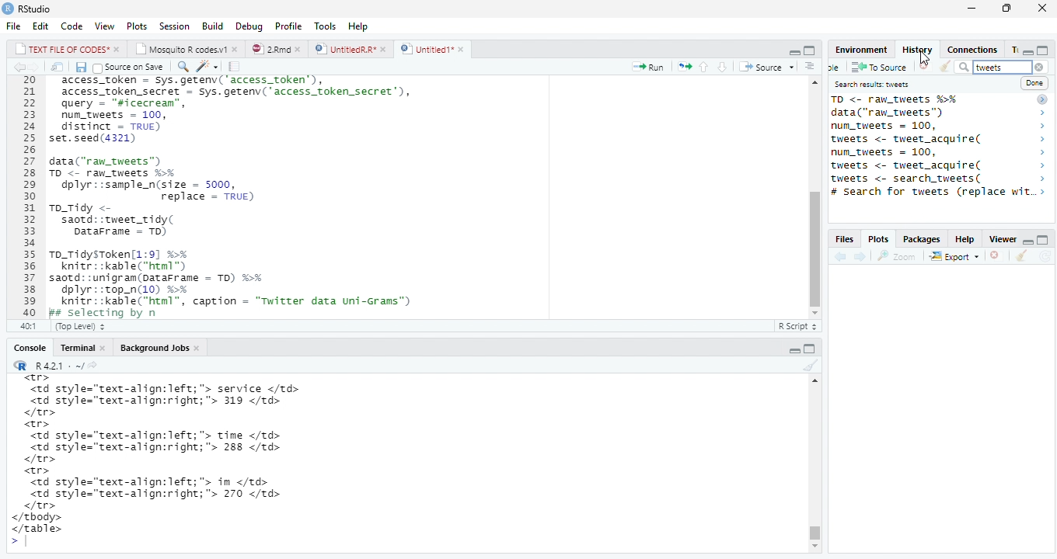 This screenshot has width=1057, height=559. Describe the element at coordinates (647, 66) in the screenshot. I see `Run` at that location.